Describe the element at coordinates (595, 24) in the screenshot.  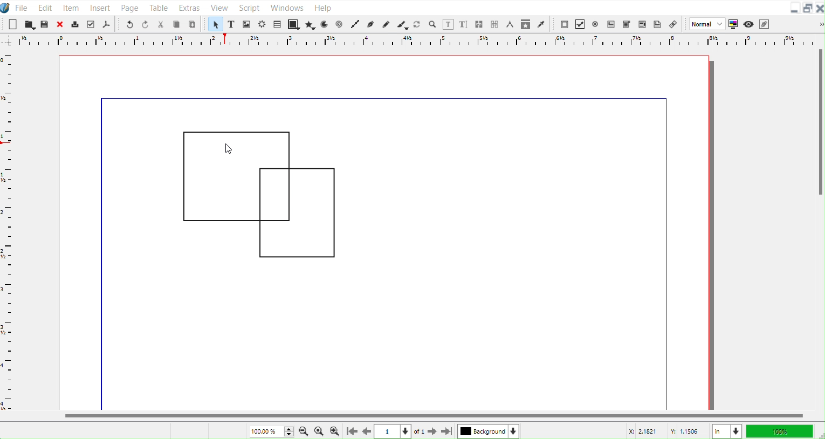
I see `PDF Radio Button` at that location.